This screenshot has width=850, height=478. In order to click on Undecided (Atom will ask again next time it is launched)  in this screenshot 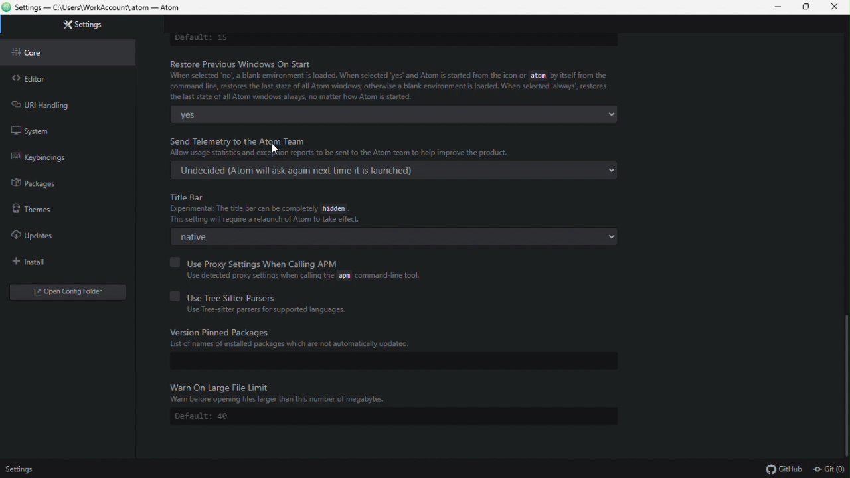, I will do `click(395, 171)`.